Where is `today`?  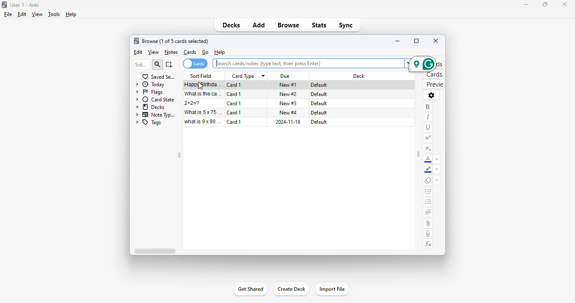 today is located at coordinates (150, 85).